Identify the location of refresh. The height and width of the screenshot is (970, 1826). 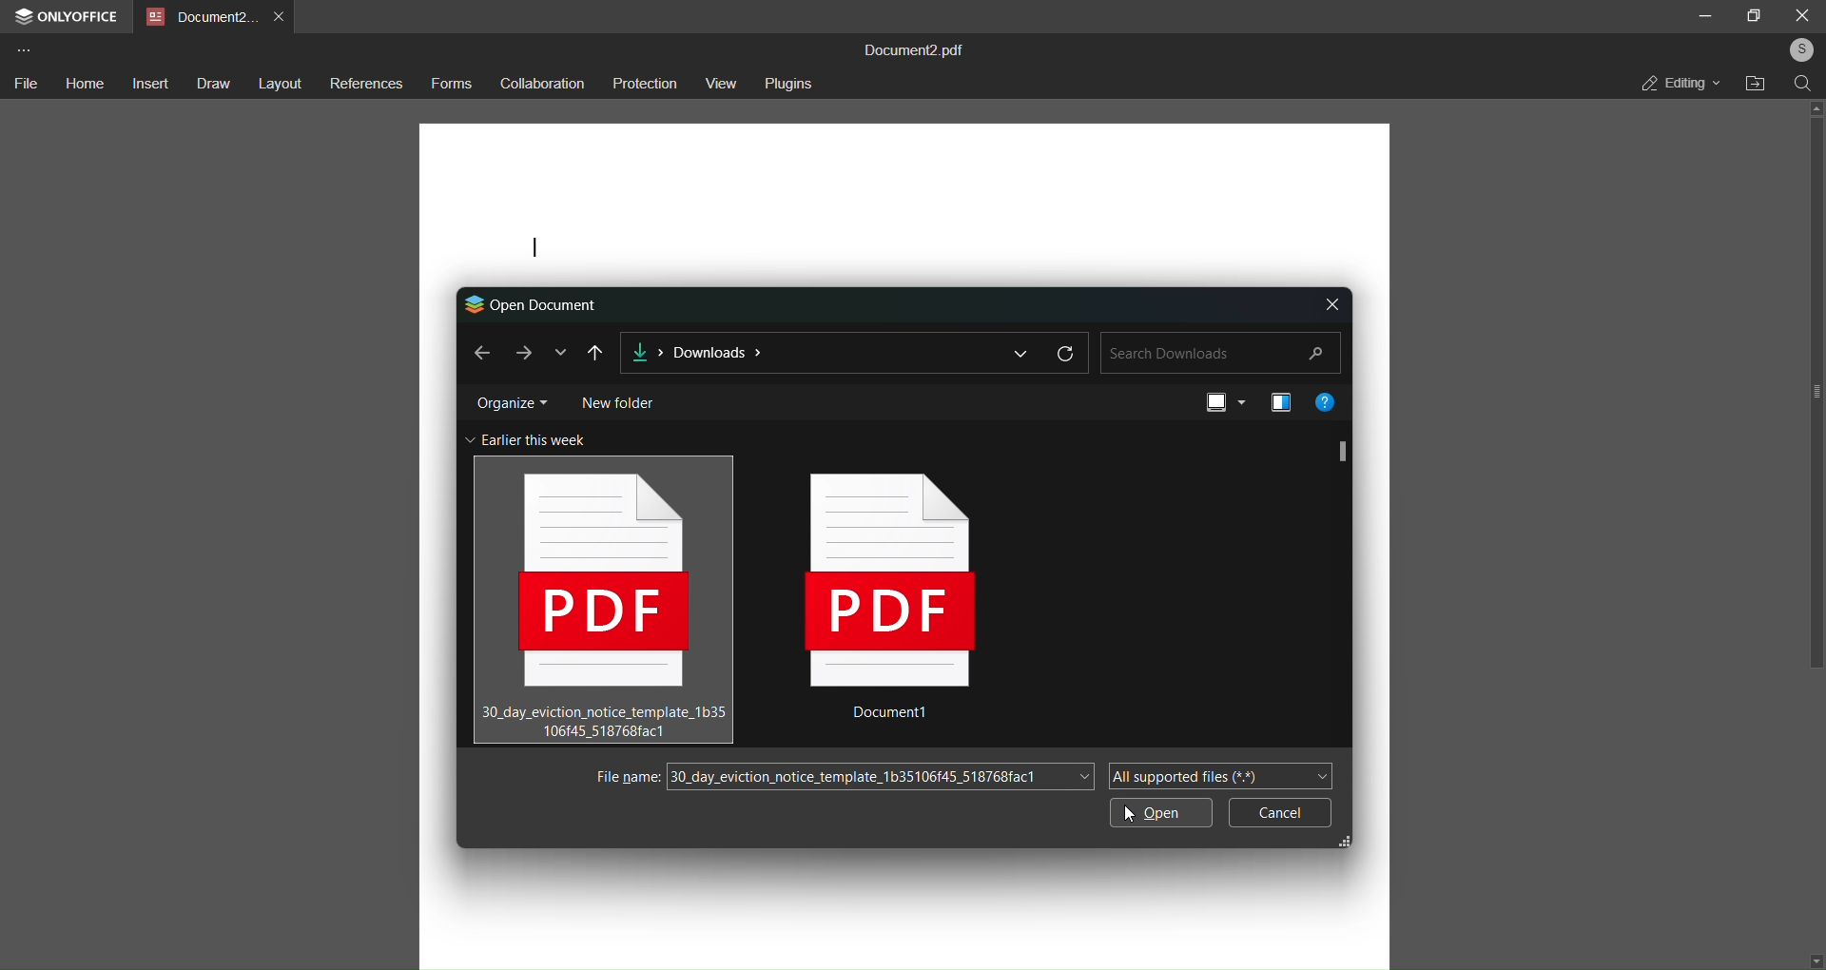
(1067, 352).